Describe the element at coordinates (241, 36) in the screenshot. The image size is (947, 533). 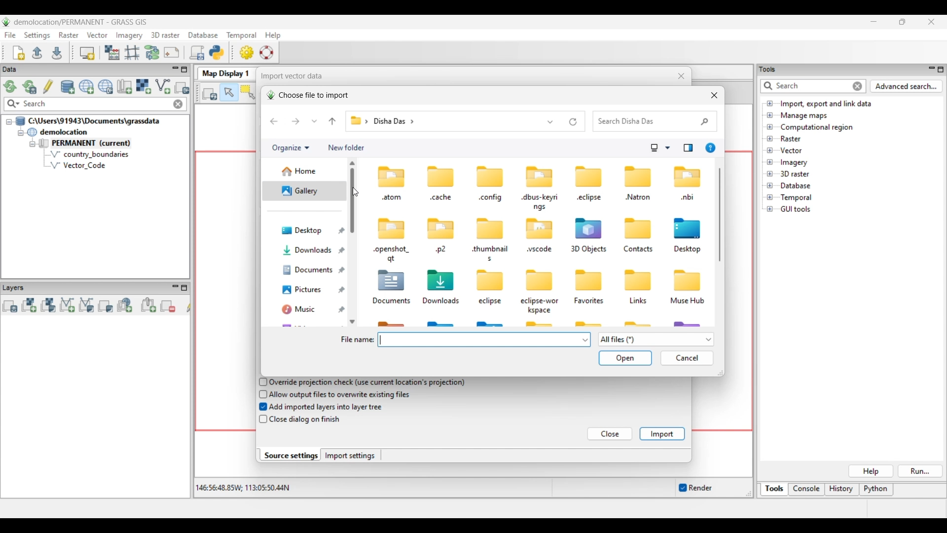
I see `Temporal menu` at that location.